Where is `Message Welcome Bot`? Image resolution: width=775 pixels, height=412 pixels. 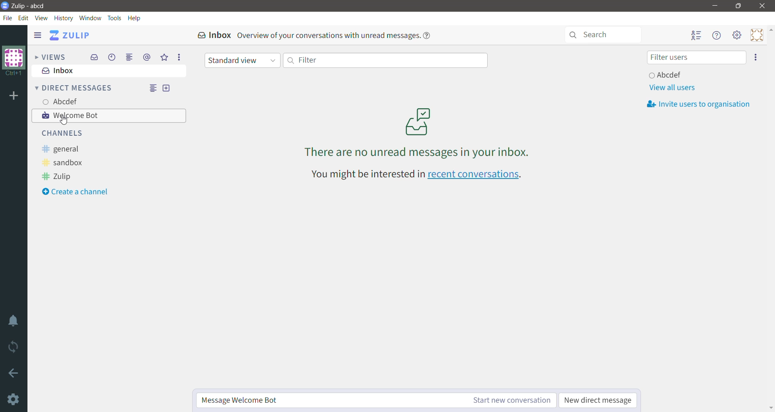 Message Welcome Bot is located at coordinates (315, 401).